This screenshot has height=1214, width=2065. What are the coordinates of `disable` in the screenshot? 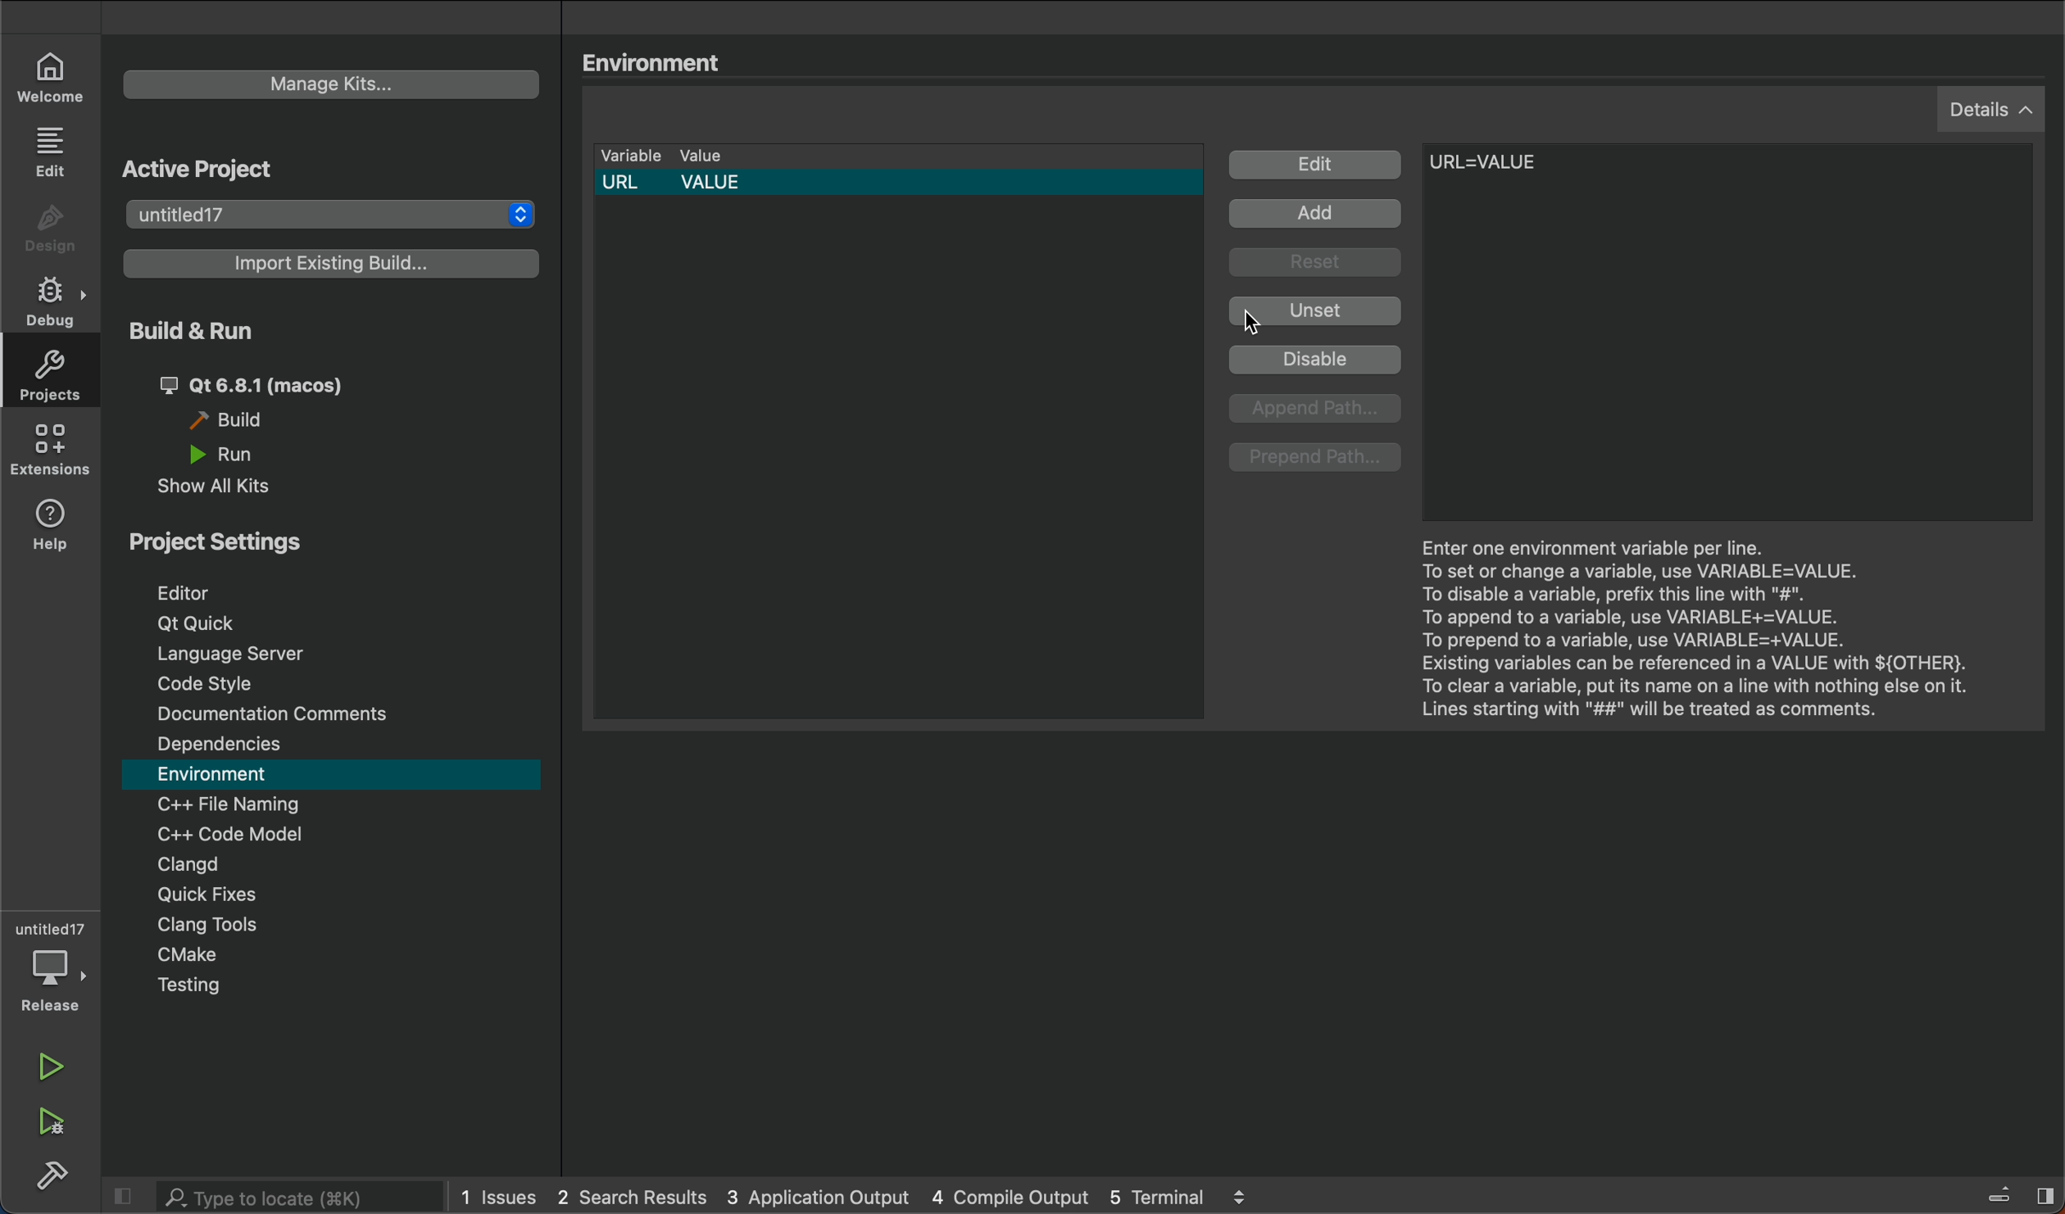 It's located at (1317, 360).